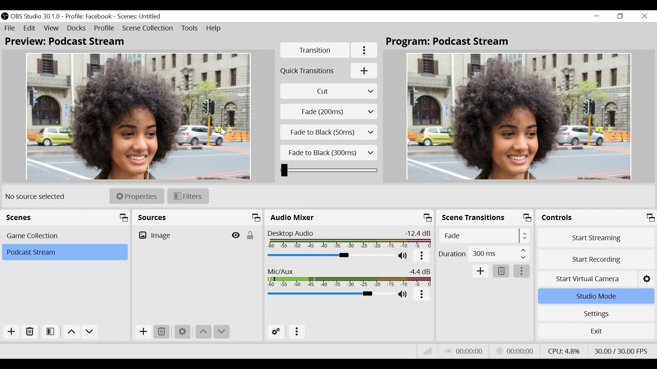 Image resolution: width=657 pixels, height=369 pixels. What do you see at coordinates (484, 217) in the screenshot?
I see `Scene Transition` at bounding box center [484, 217].